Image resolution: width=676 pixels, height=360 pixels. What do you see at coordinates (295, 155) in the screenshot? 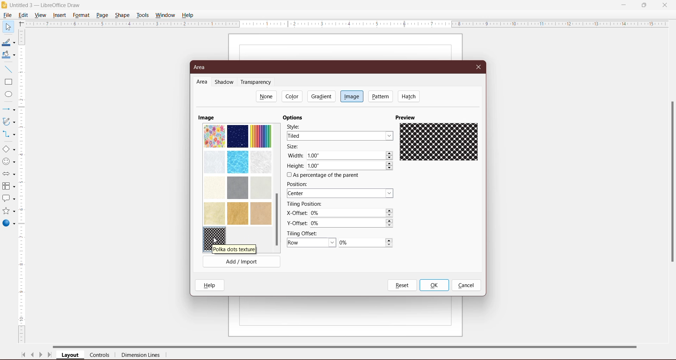
I see `Width` at bounding box center [295, 155].